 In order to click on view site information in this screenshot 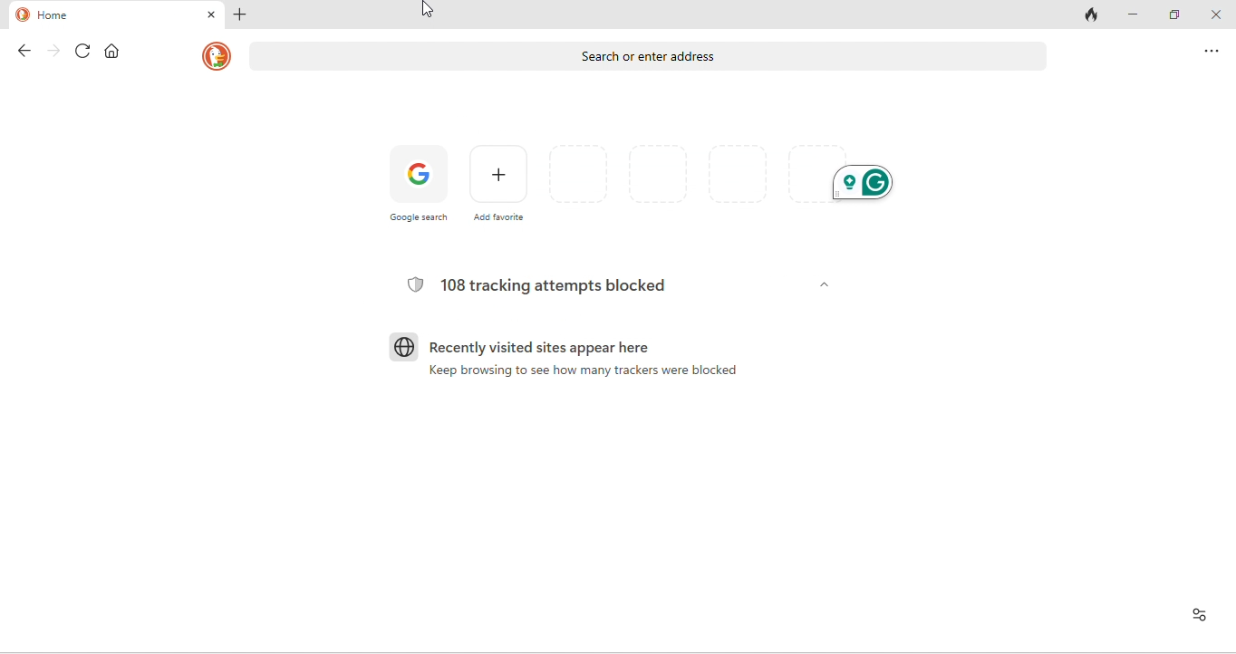, I will do `click(1195, 616)`.